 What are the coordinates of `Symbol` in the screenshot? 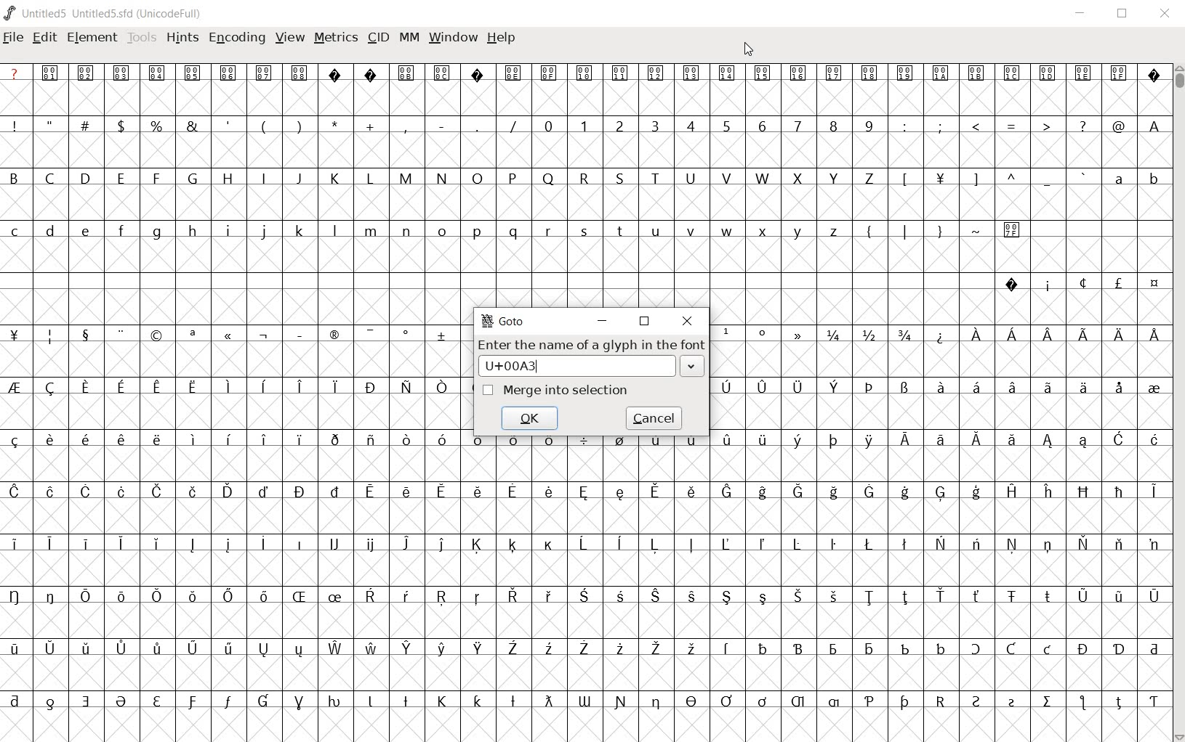 It's located at (834, 596).